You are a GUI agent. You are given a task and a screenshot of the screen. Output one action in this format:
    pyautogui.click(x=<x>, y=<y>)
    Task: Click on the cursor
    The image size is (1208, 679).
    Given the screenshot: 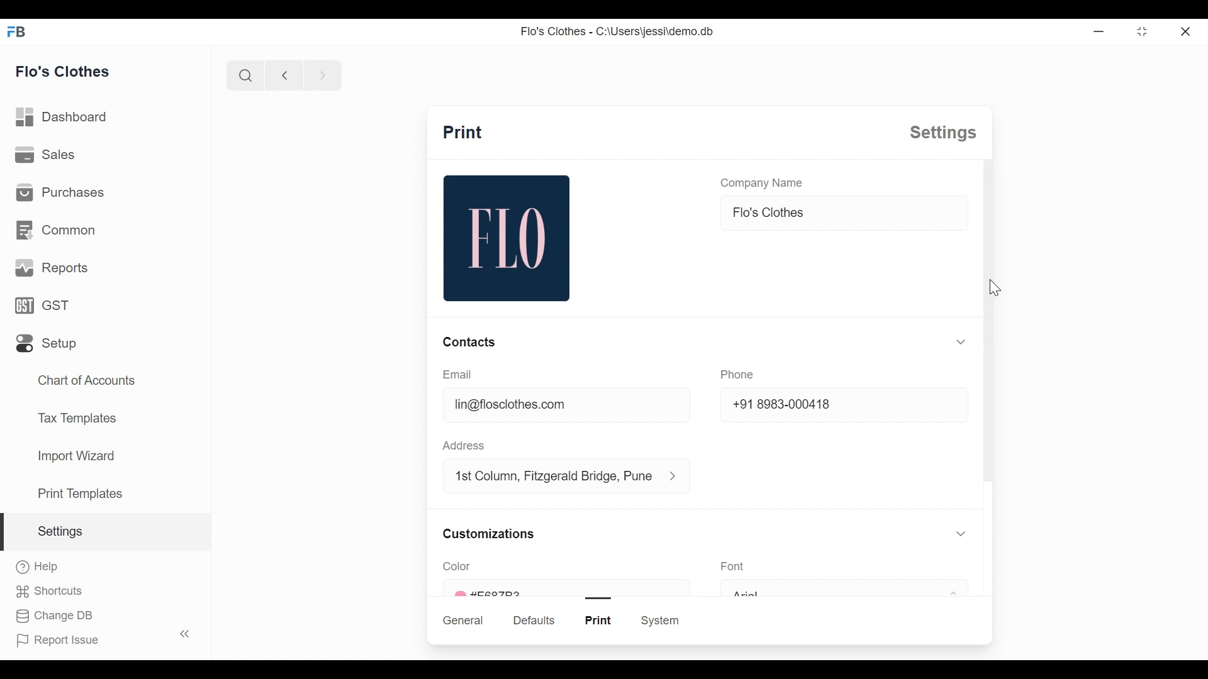 What is the action you would take?
    pyautogui.click(x=995, y=287)
    